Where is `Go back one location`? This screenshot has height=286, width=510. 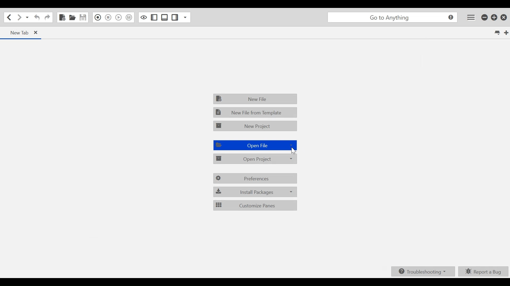 Go back one location is located at coordinates (8, 17).